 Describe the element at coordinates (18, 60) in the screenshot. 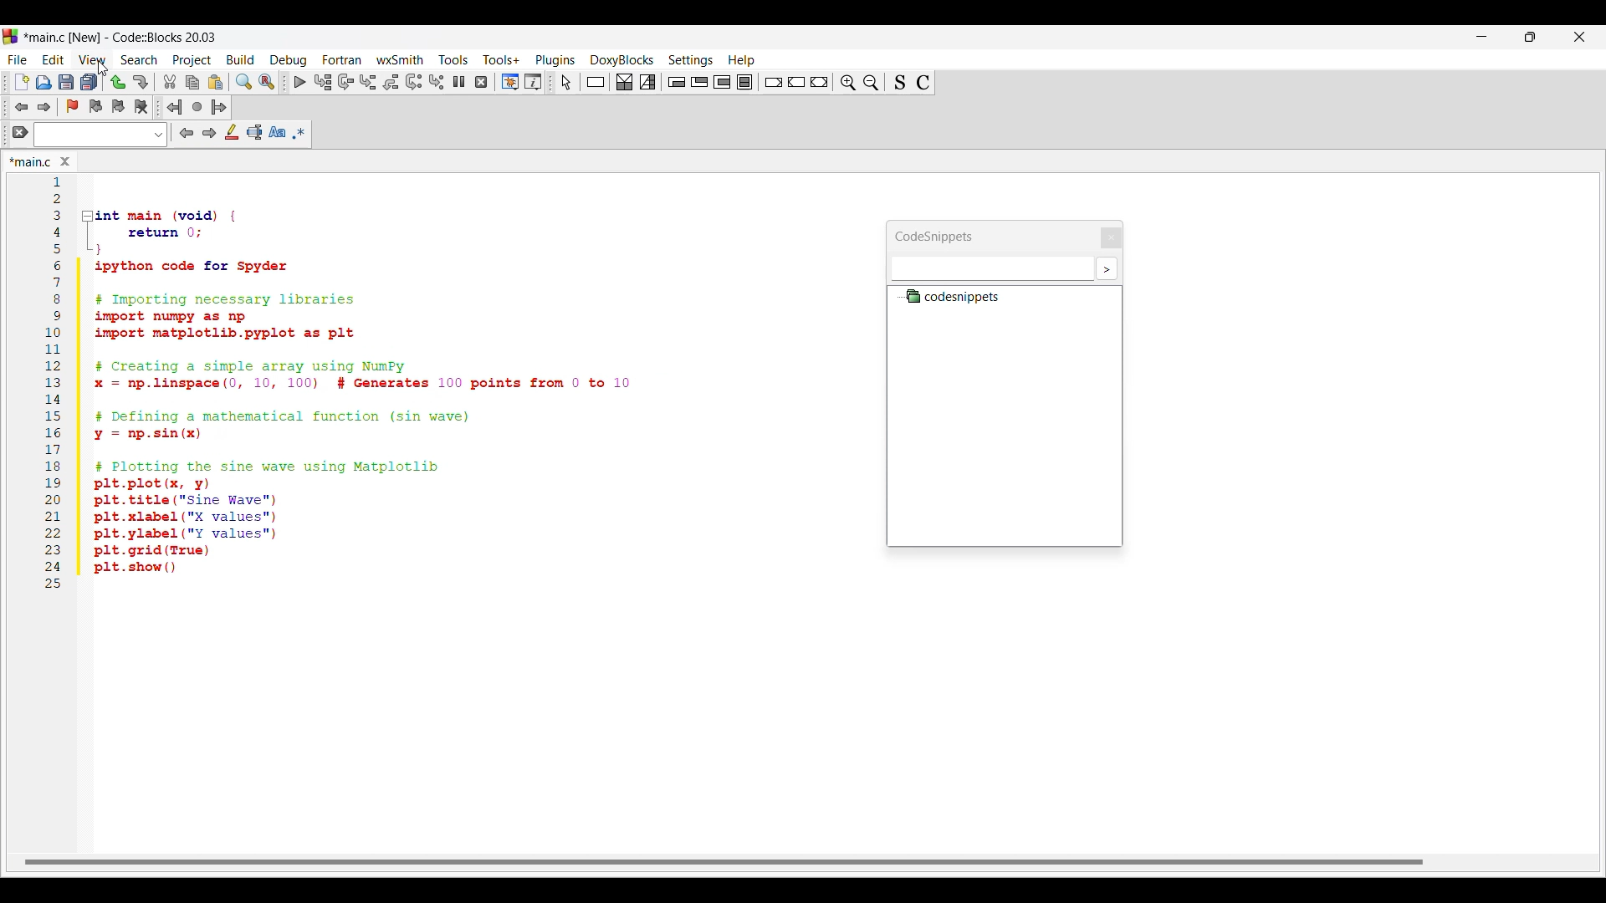

I see `File menu` at that location.